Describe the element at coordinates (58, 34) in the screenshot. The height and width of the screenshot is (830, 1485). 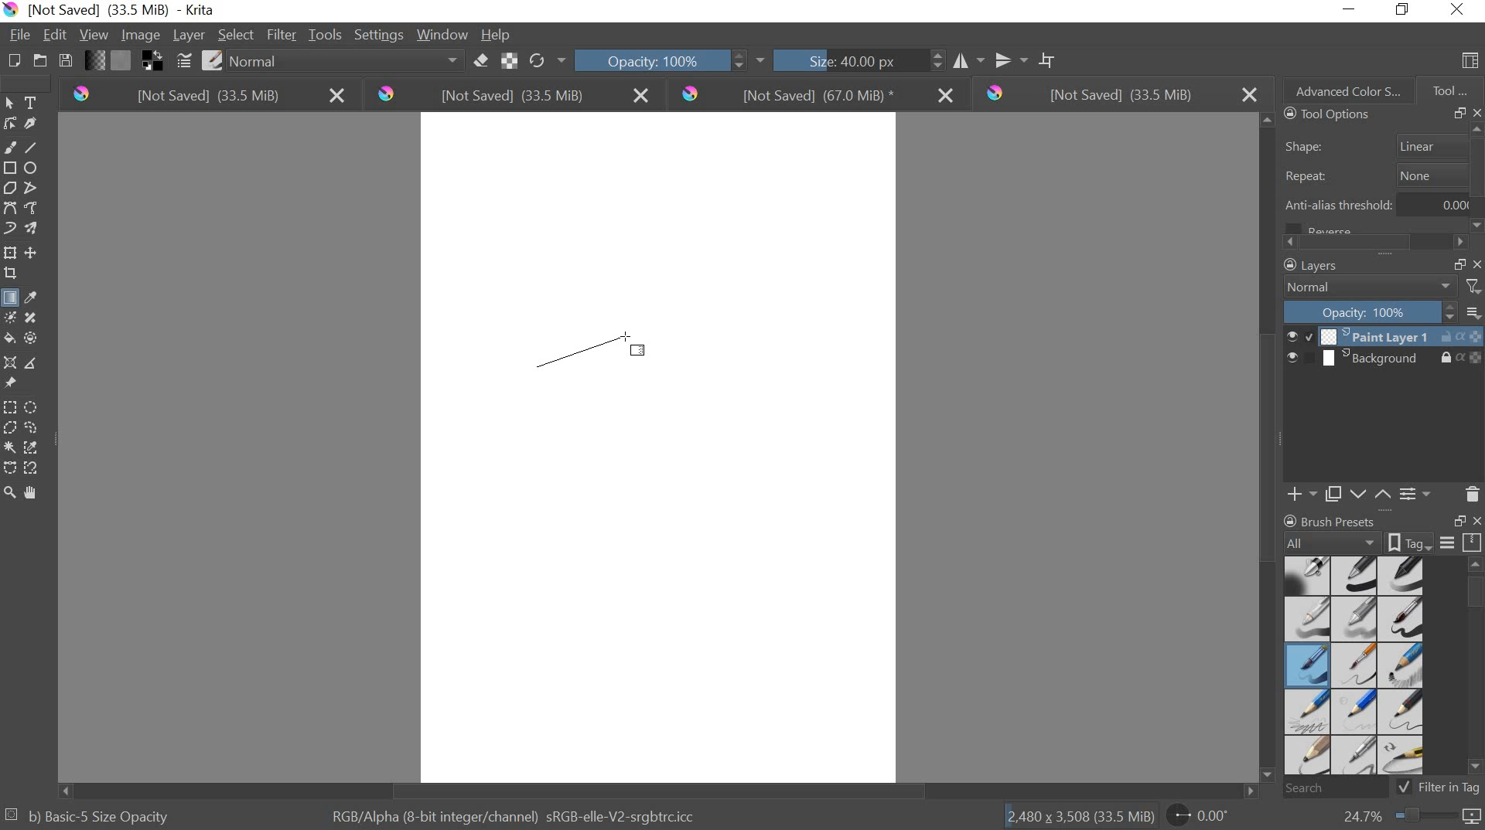
I see `EDIT` at that location.